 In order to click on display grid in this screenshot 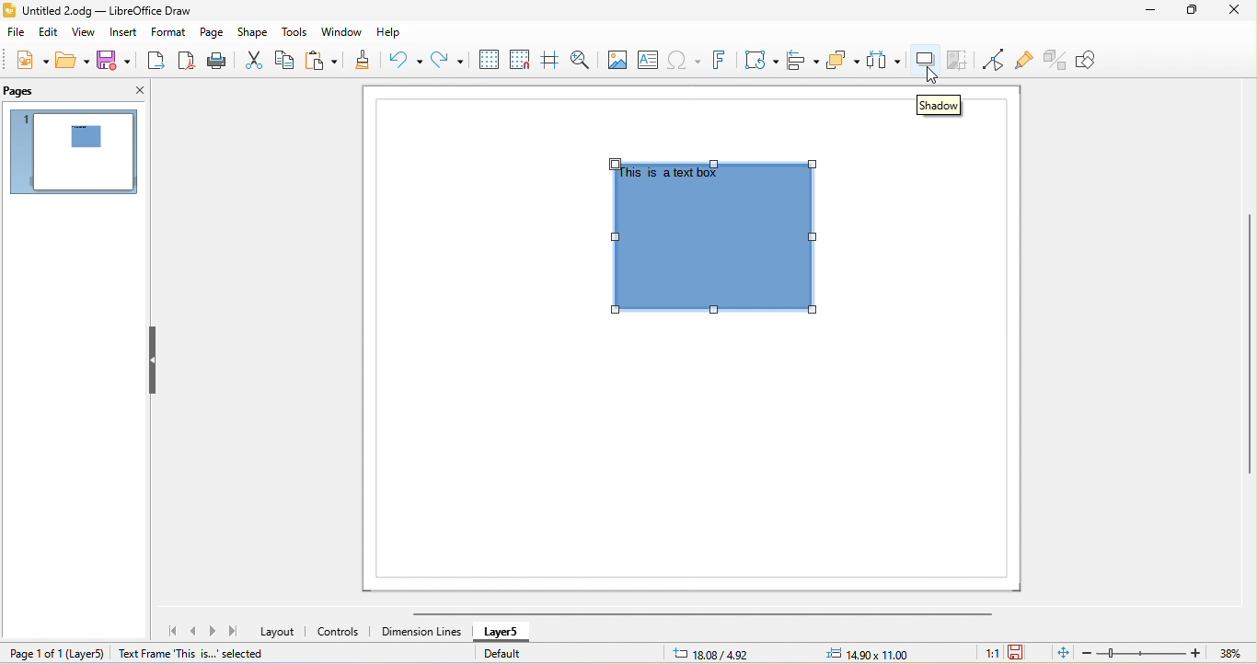, I will do `click(490, 59)`.